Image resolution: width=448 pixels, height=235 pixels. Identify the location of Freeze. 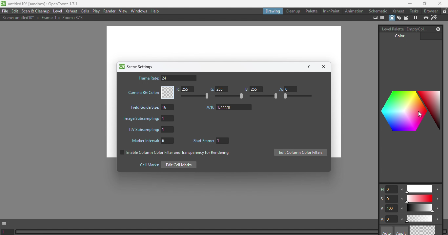
(416, 18).